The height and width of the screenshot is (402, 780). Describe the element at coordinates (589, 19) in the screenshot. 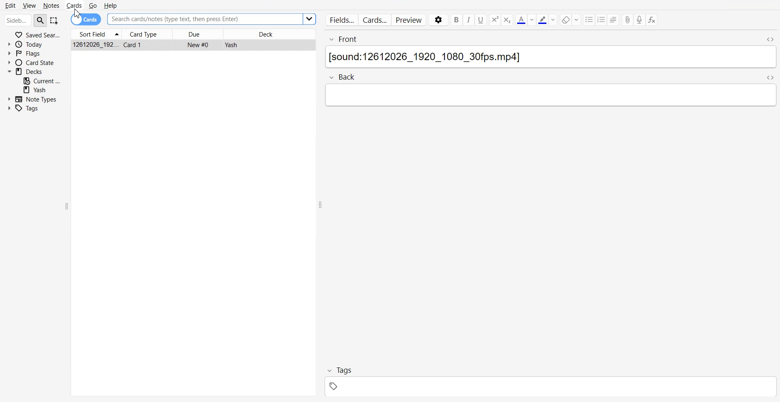

I see `unordered list` at that location.